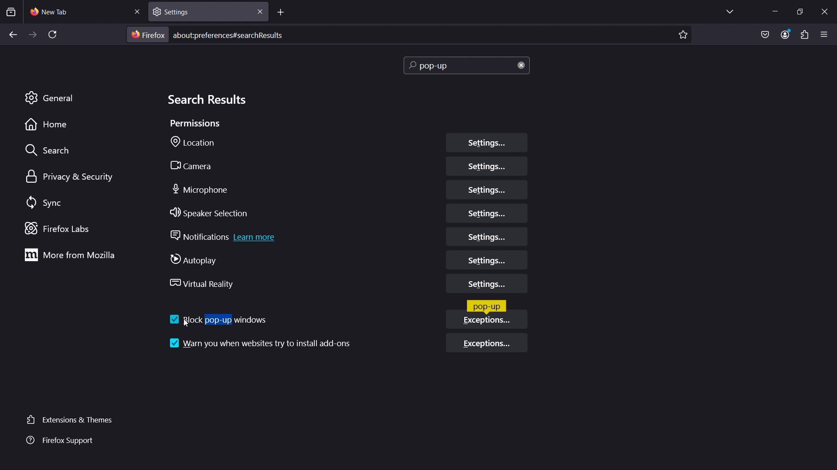 This screenshot has width=837, height=470. Describe the element at coordinates (198, 260) in the screenshot. I see `Autoplay` at that location.